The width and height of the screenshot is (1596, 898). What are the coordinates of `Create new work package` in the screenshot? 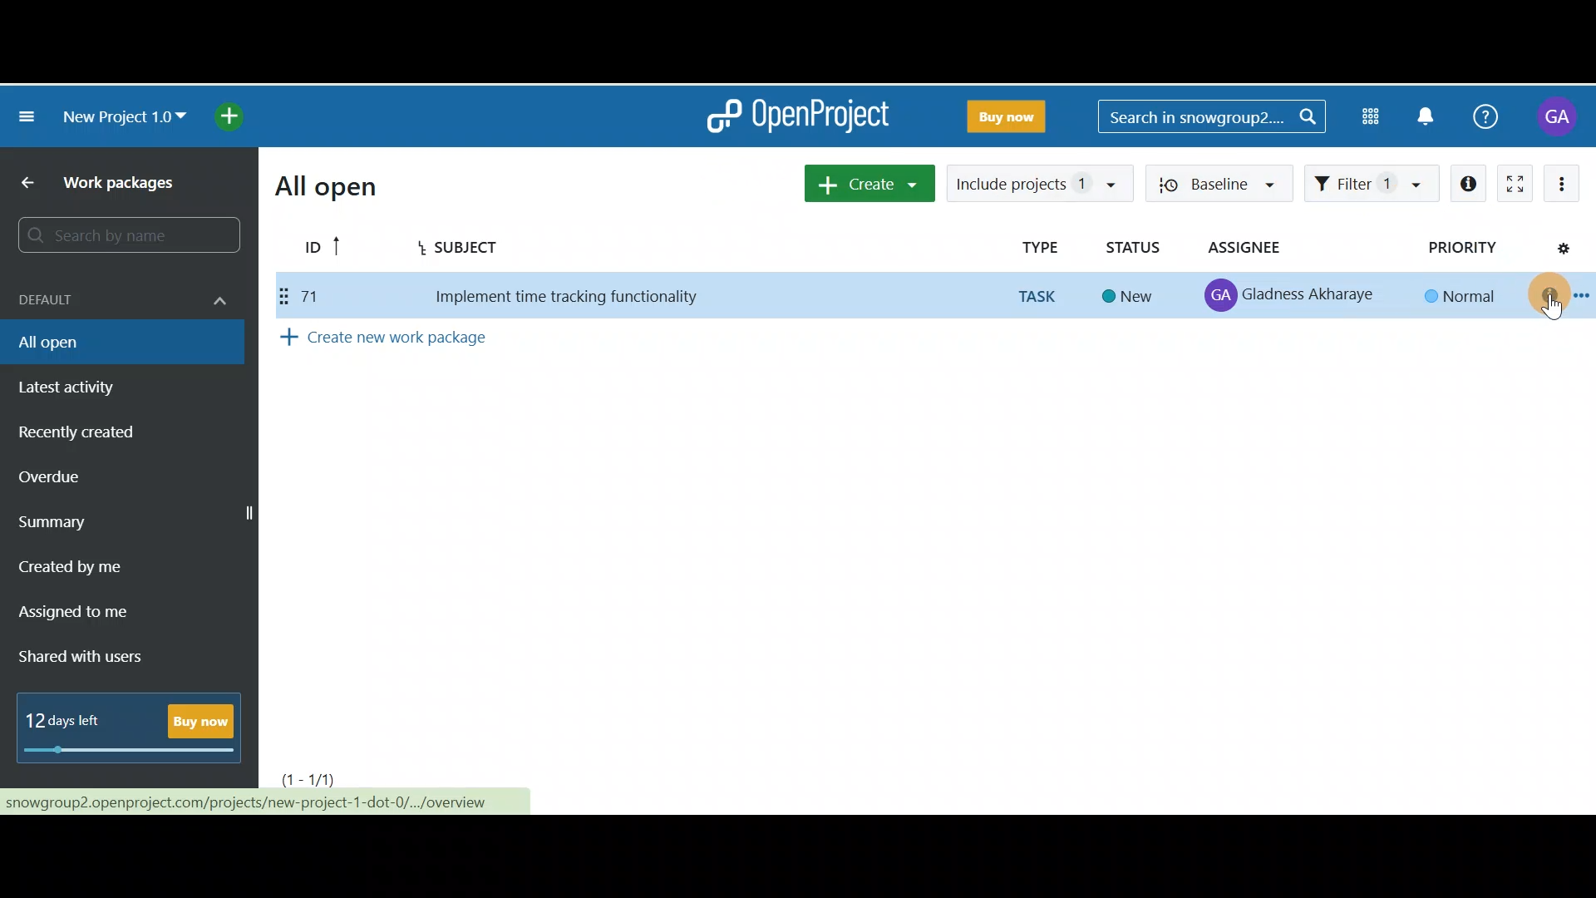 It's located at (427, 341).